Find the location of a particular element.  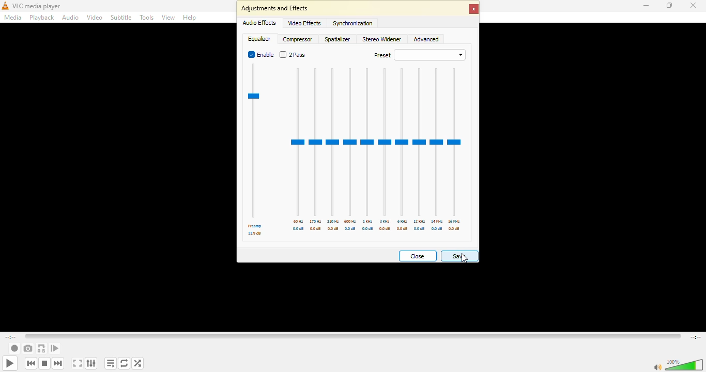

mute is located at coordinates (656, 368).